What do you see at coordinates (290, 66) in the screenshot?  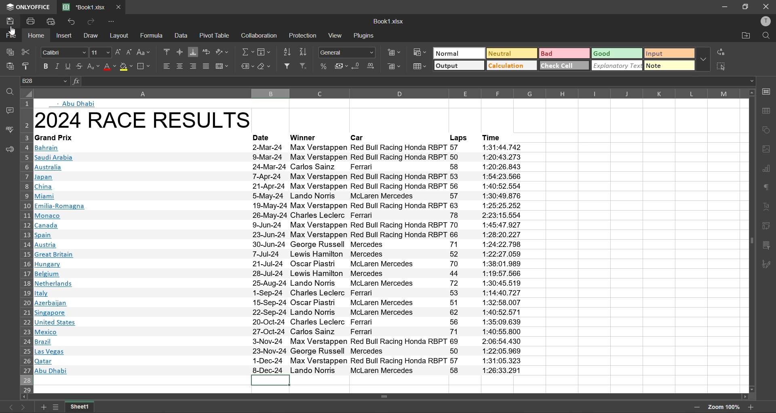 I see `filter` at bounding box center [290, 66].